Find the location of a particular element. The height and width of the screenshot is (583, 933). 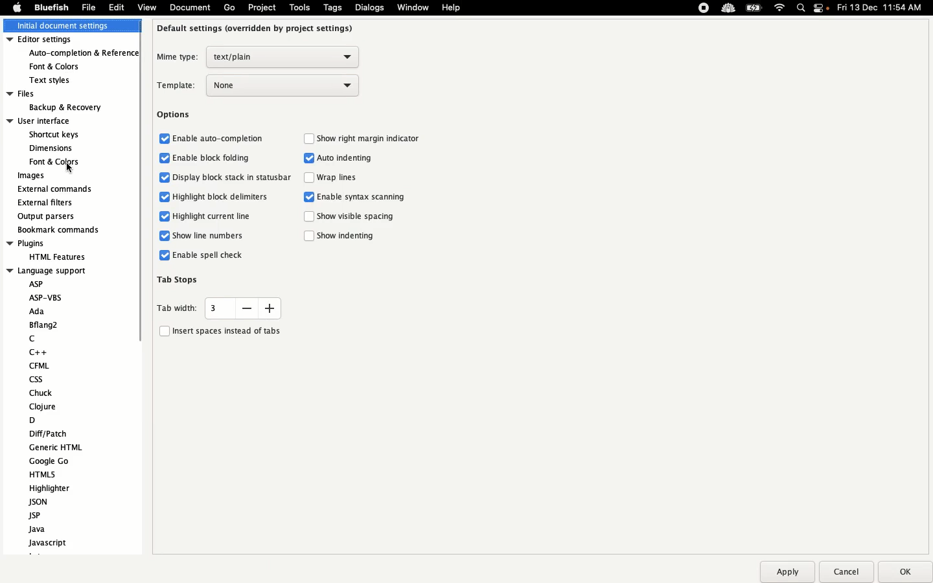

cursor is located at coordinates (70, 167).